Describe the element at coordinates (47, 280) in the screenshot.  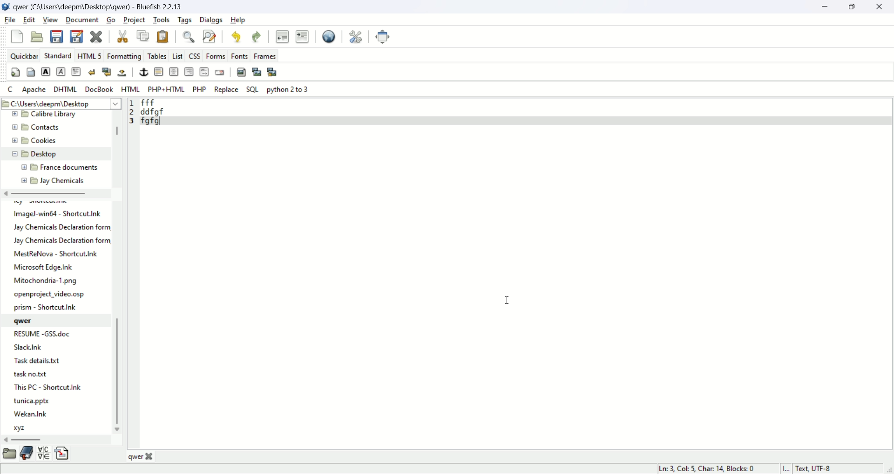
I see `file` at that location.